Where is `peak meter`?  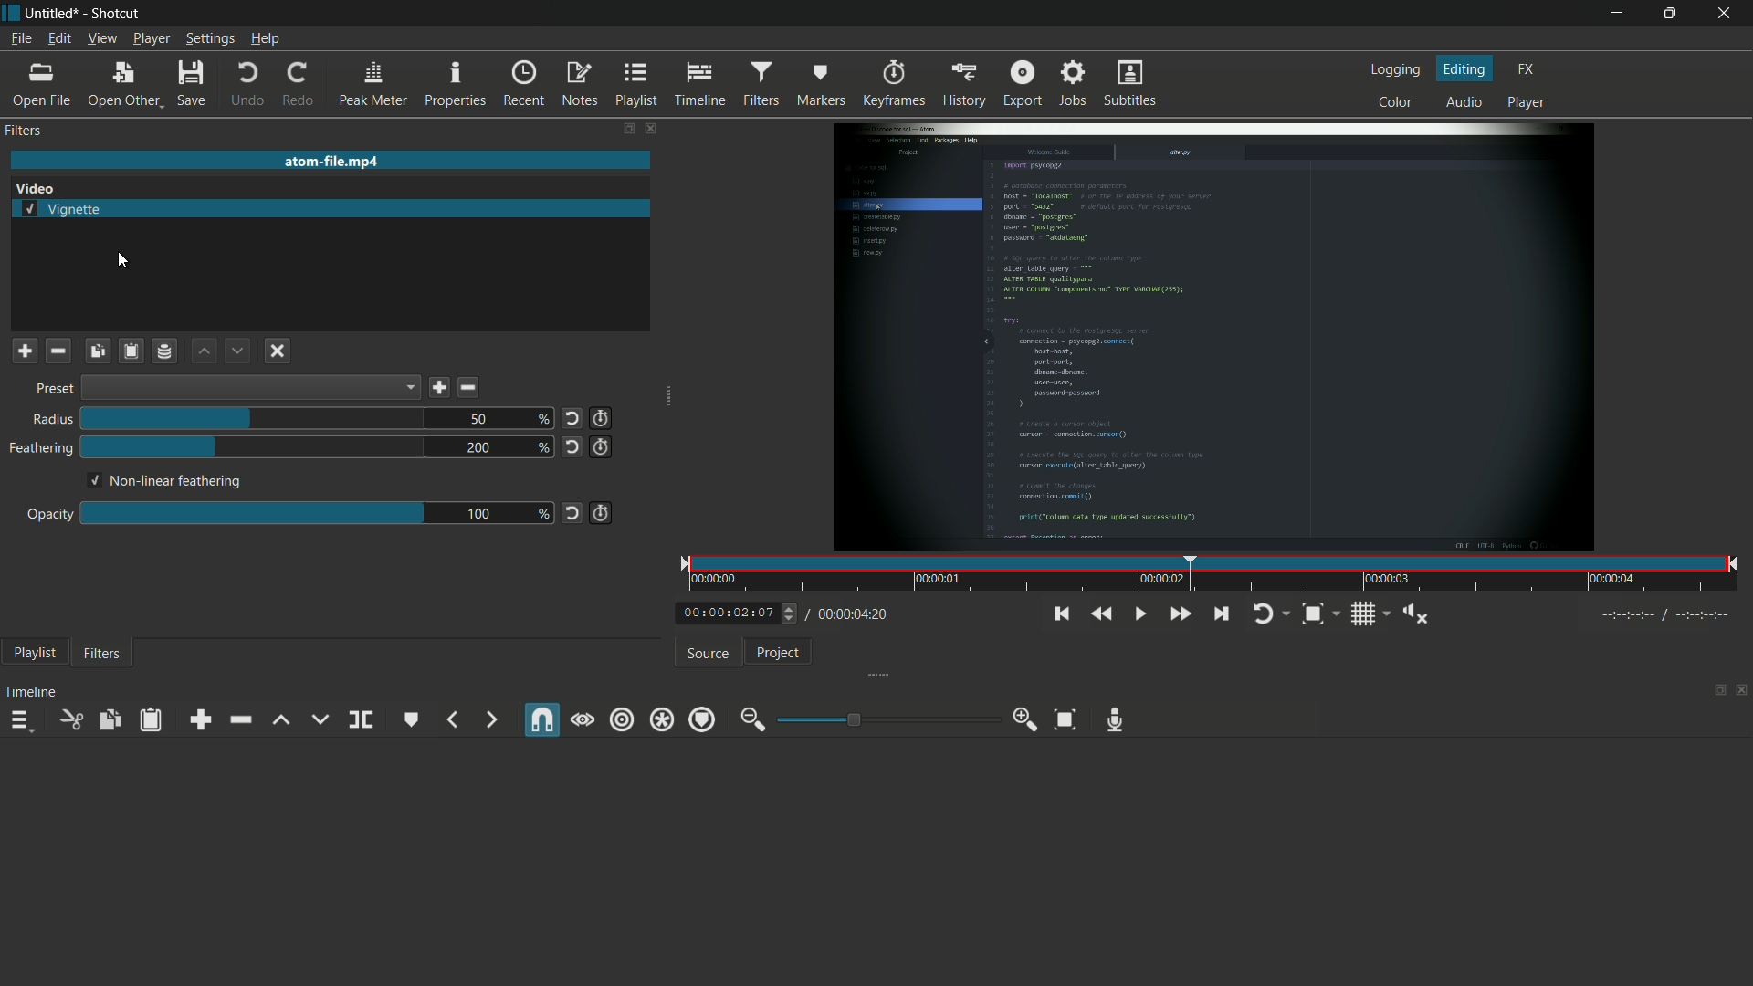 peak meter is located at coordinates (372, 85).